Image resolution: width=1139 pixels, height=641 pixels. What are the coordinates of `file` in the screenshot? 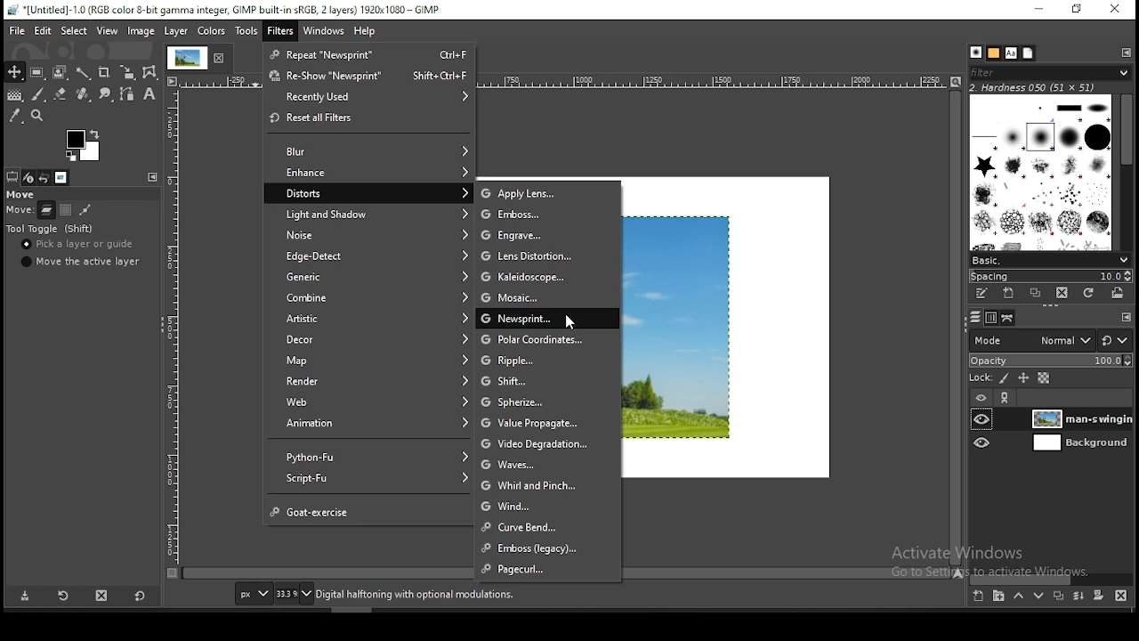 It's located at (14, 31).